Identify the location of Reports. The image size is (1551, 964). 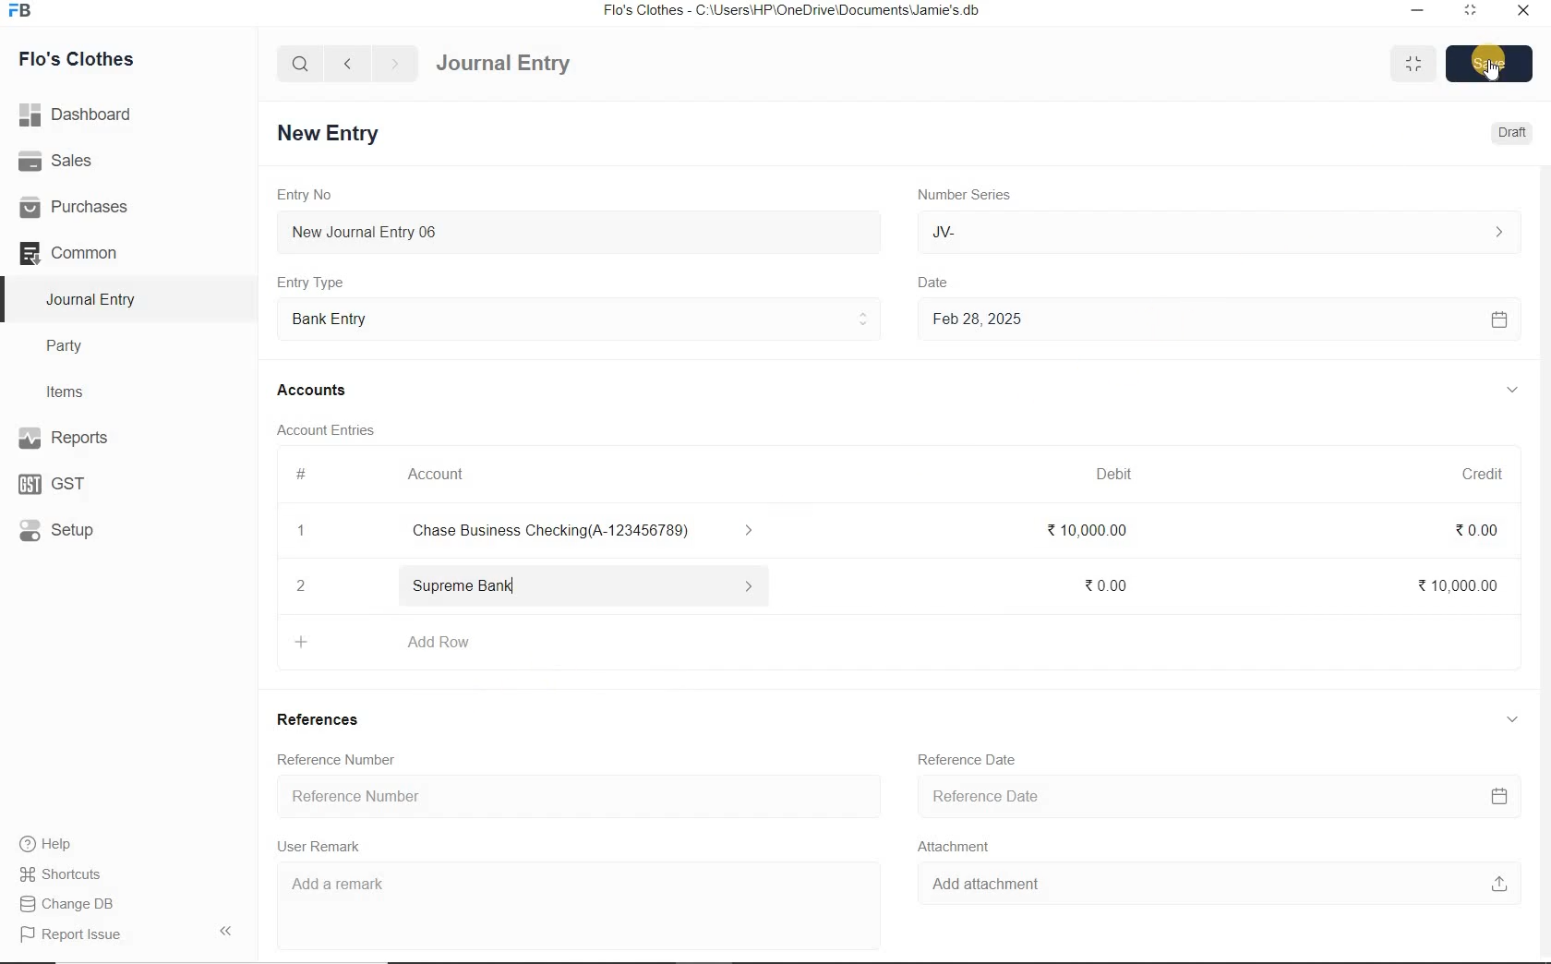
(92, 440).